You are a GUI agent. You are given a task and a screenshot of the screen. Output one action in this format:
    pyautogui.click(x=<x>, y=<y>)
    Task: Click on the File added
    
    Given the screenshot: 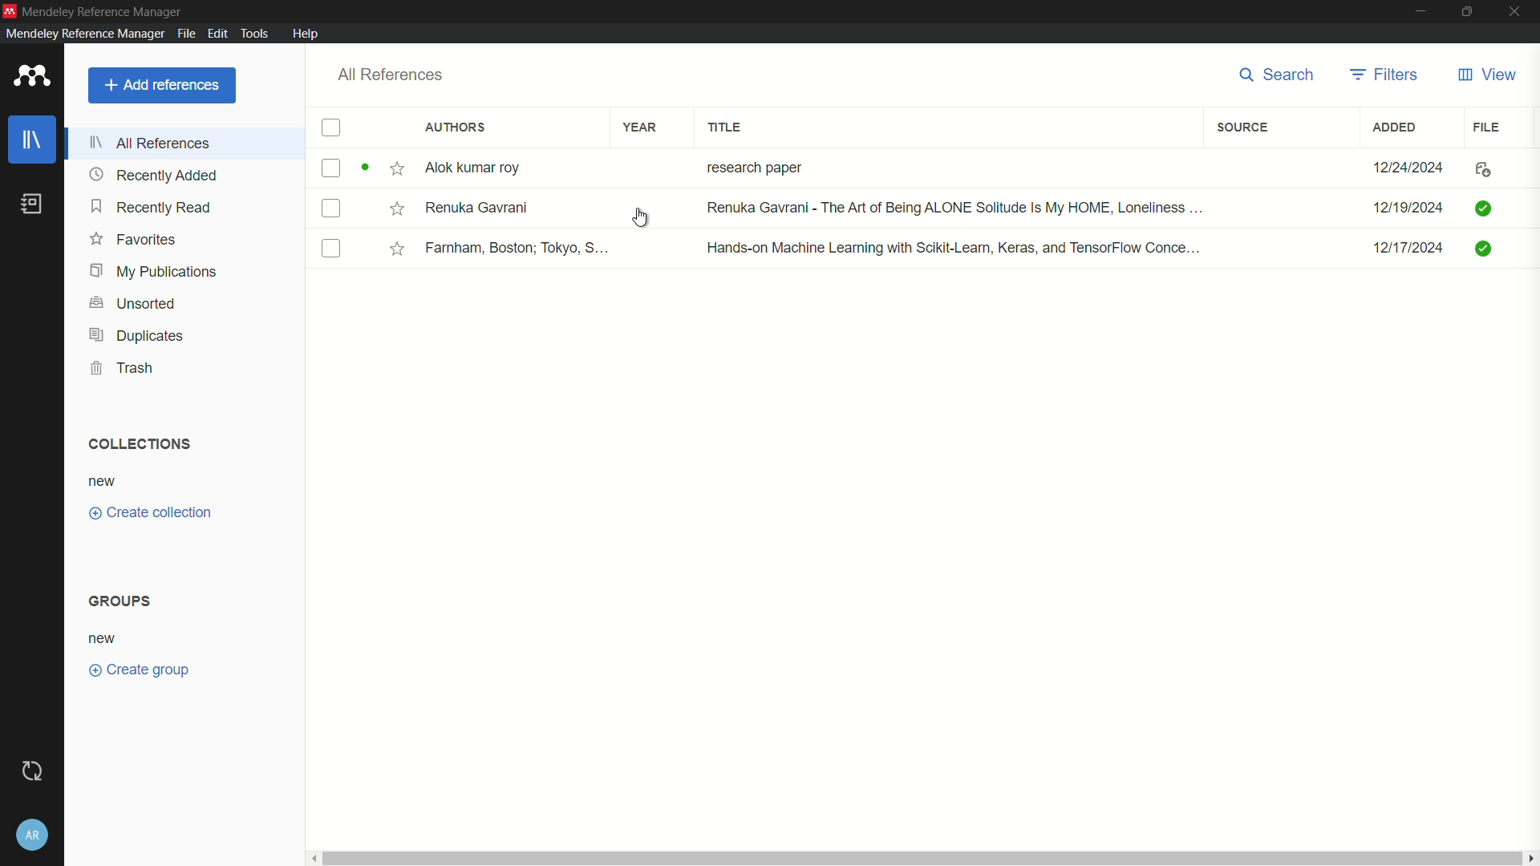 What is the action you would take?
    pyautogui.click(x=1481, y=249)
    